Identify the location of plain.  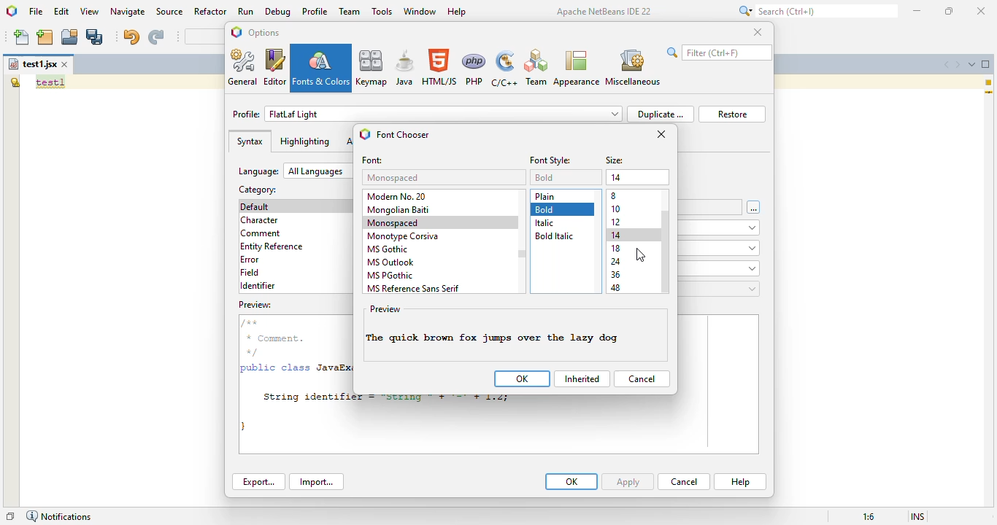
(544, 177).